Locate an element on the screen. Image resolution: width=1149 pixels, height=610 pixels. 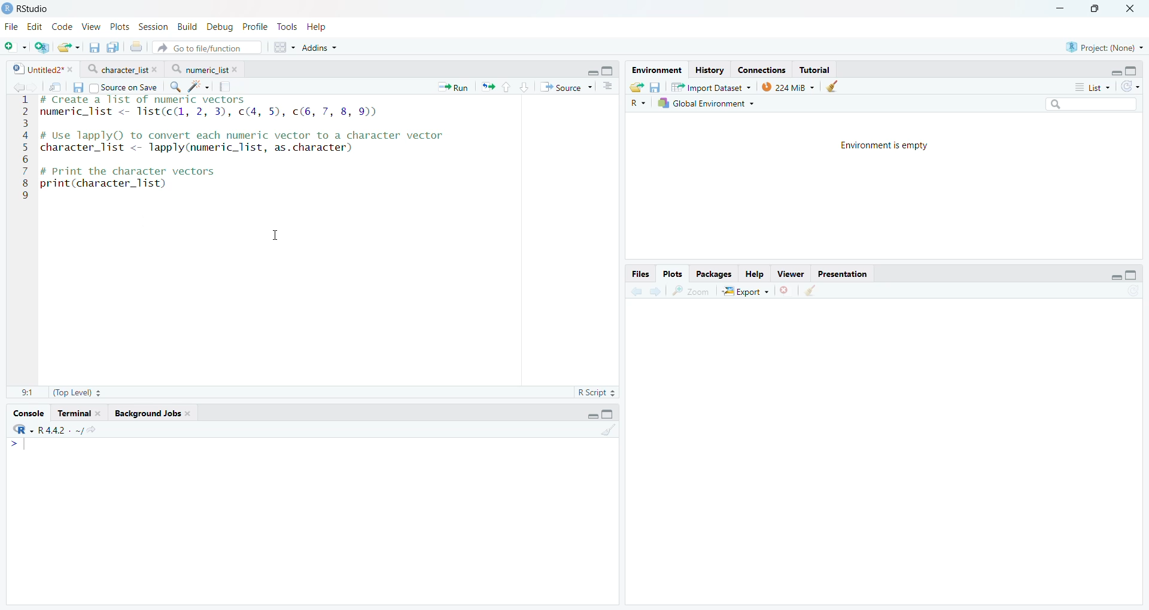
Close is located at coordinates (1132, 8).